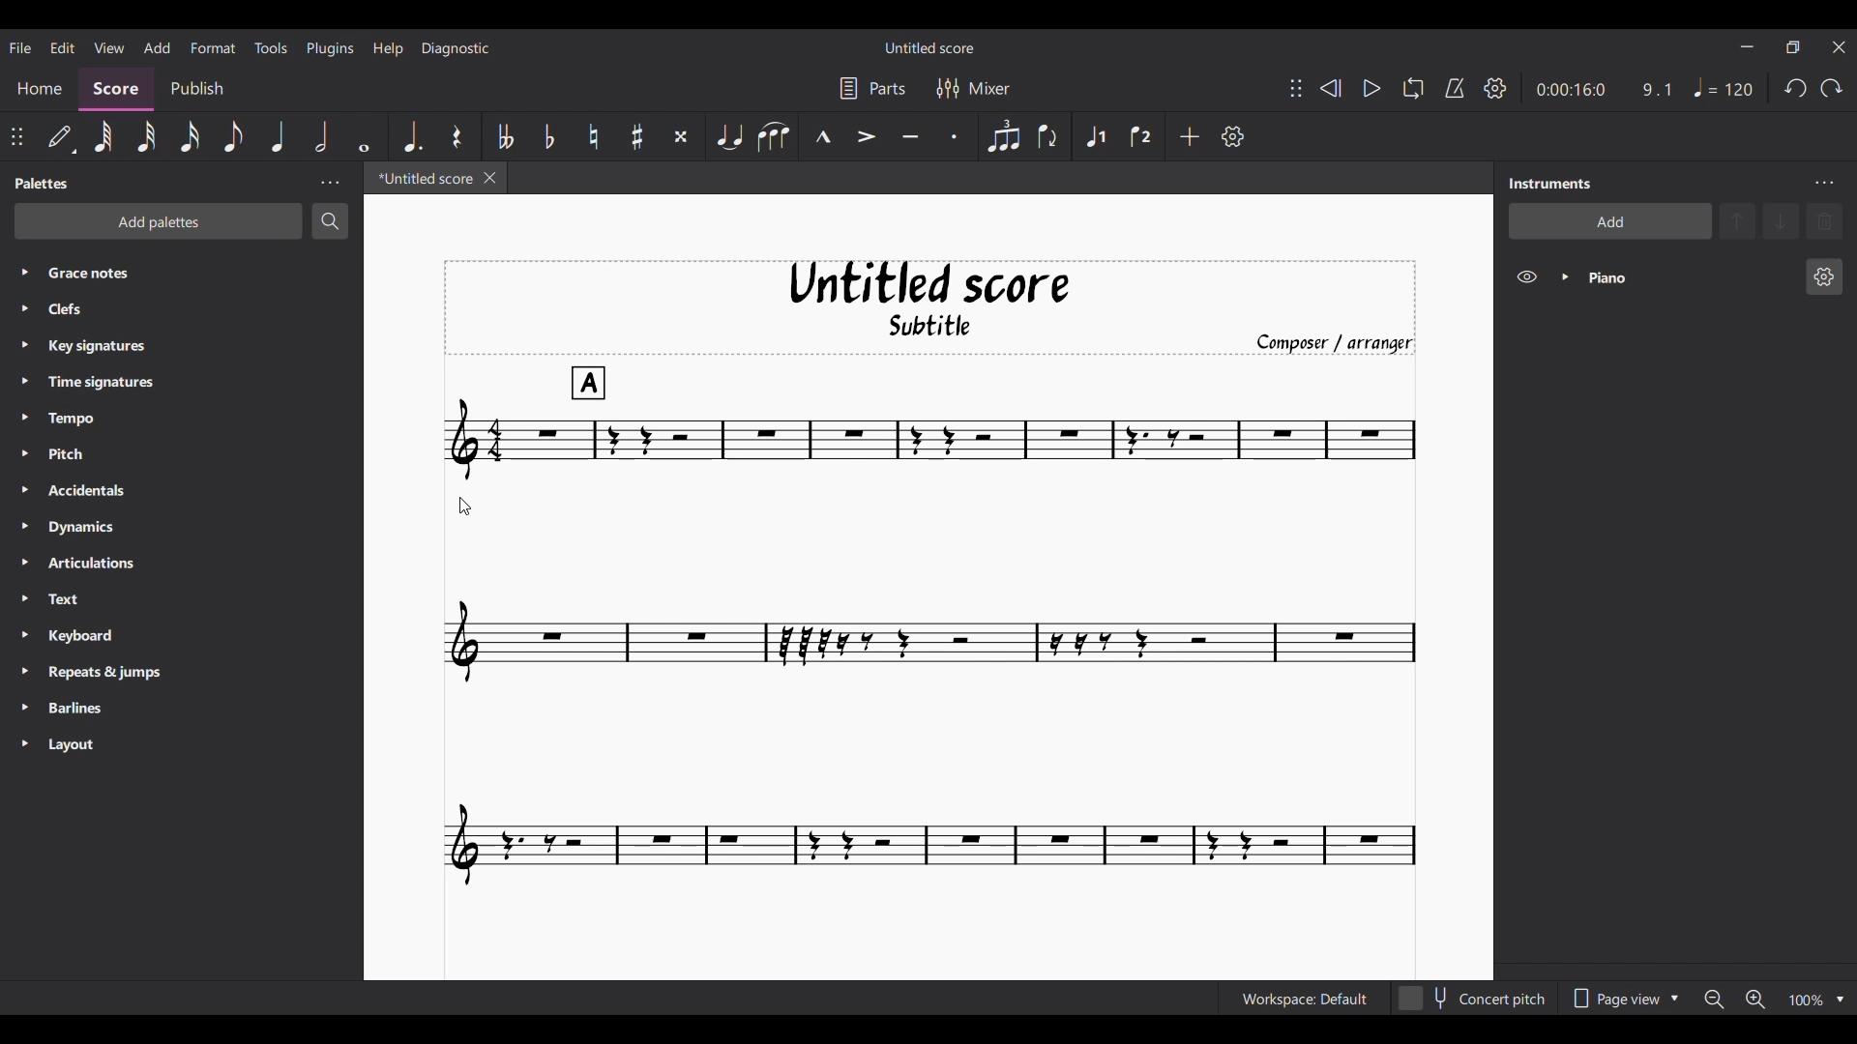 Image resolution: width=1857 pixels, height=1044 pixels. Describe the element at coordinates (1624, 999) in the screenshot. I see `Page view options` at that location.